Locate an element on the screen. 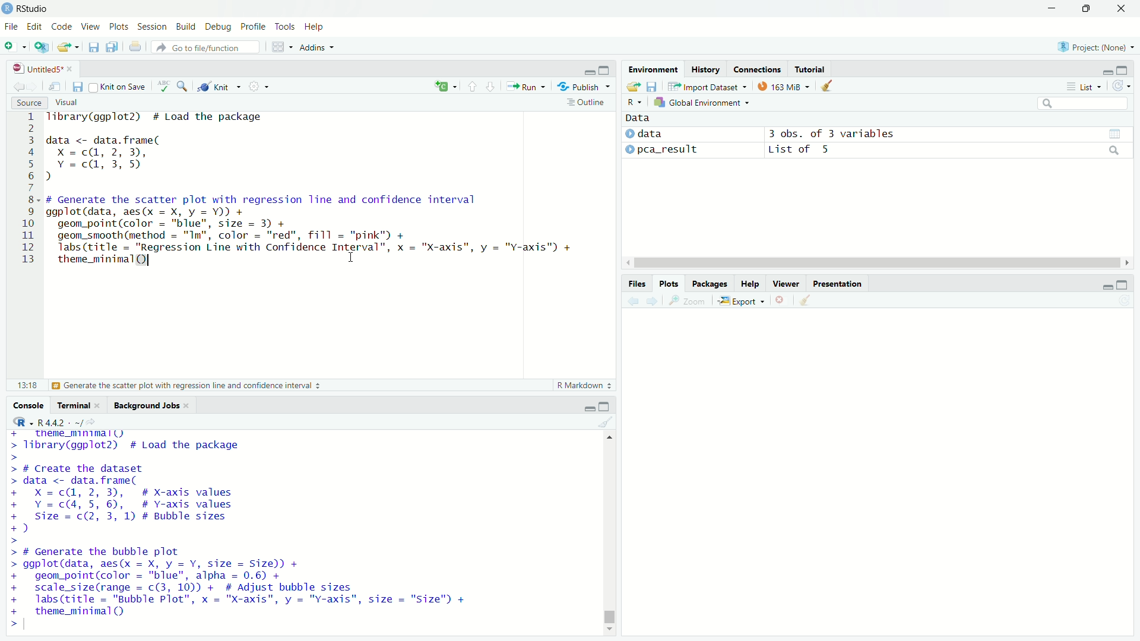 Image resolution: width=1140 pixels, height=641 pixels. R4.4.2. ~ is located at coordinates (58, 421).